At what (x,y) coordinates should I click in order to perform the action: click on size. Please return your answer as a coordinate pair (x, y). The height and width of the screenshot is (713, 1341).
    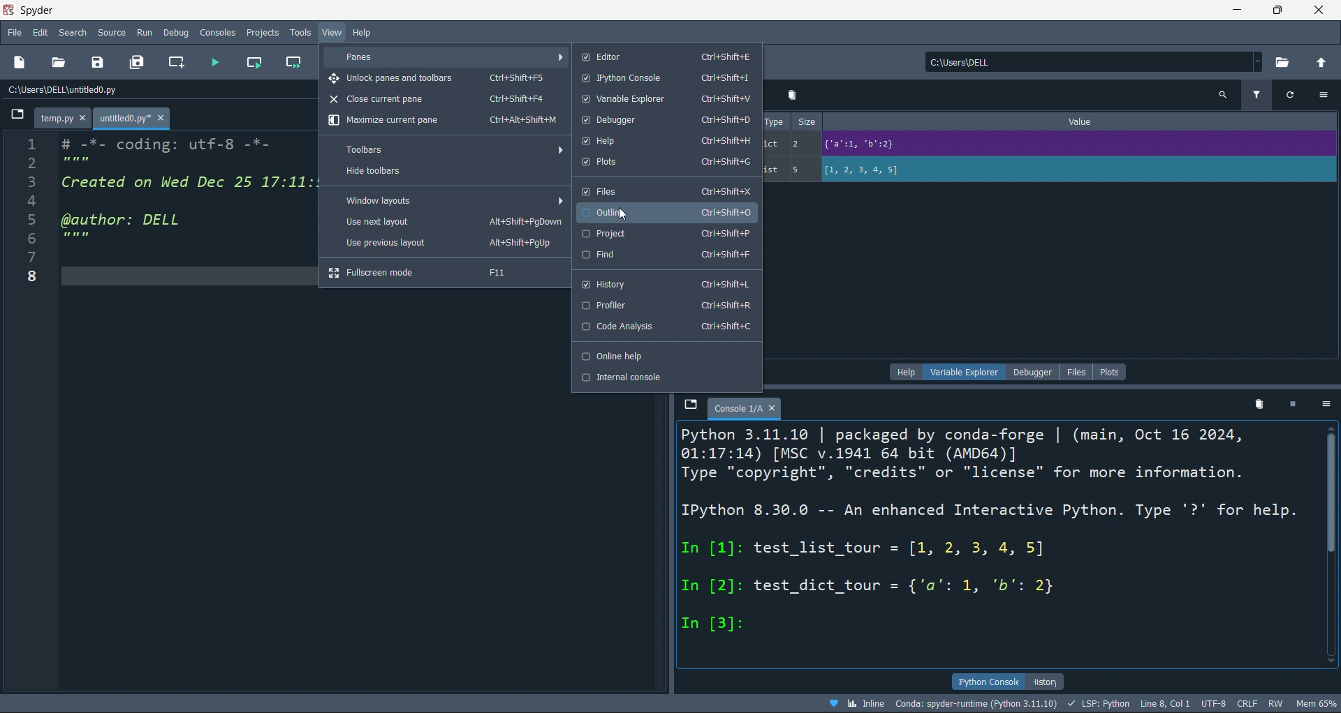
    Looking at the image, I should click on (806, 122).